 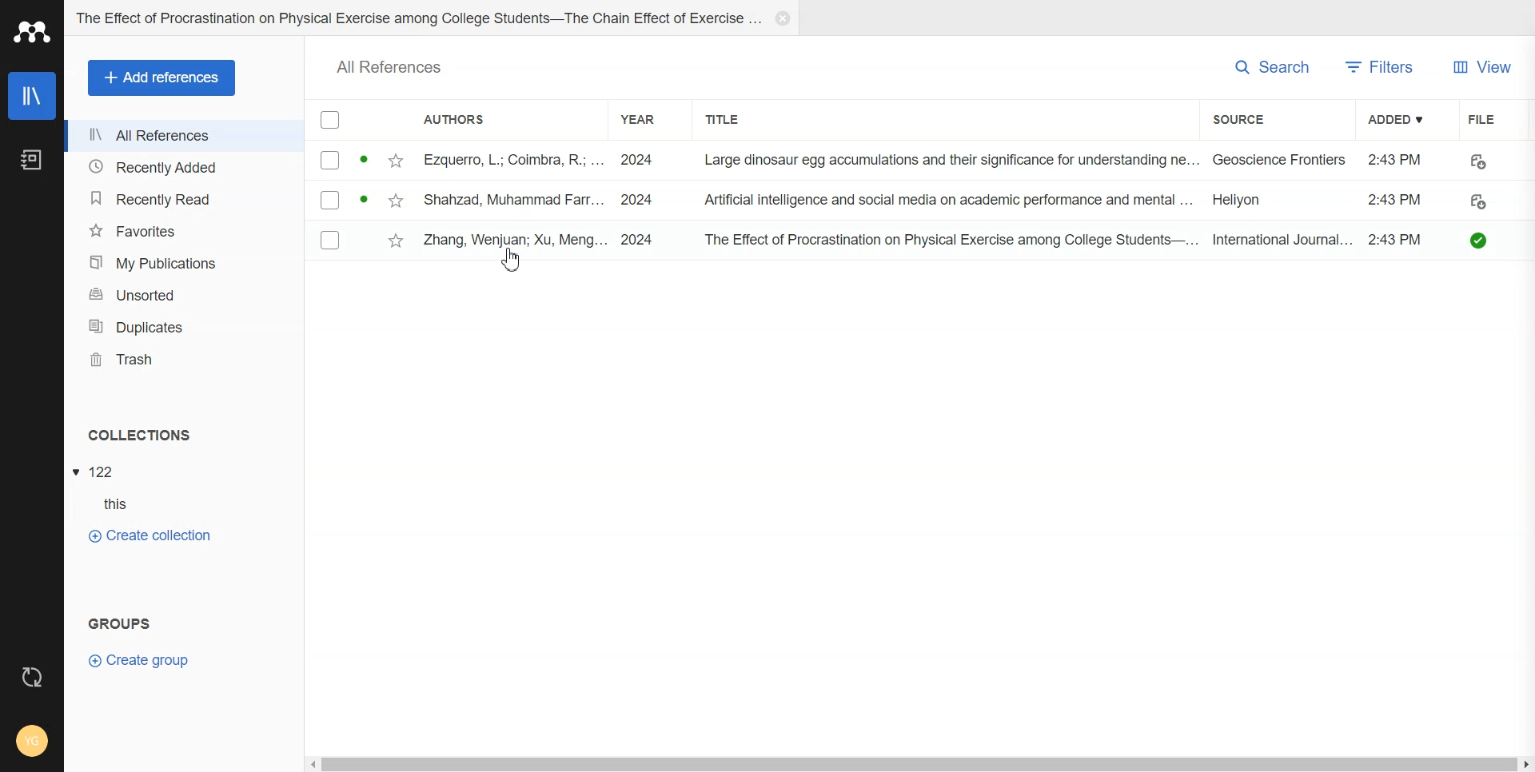 What do you see at coordinates (638, 239) in the screenshot?
I see `2024` at bounding box center [638, 239].